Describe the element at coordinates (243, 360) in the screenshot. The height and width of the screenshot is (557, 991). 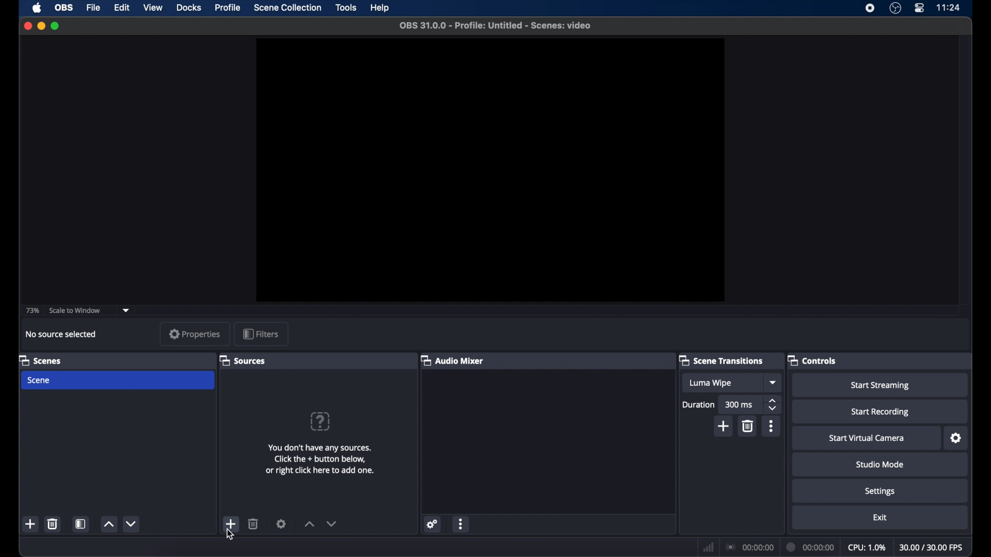
I see `sources` at that location.